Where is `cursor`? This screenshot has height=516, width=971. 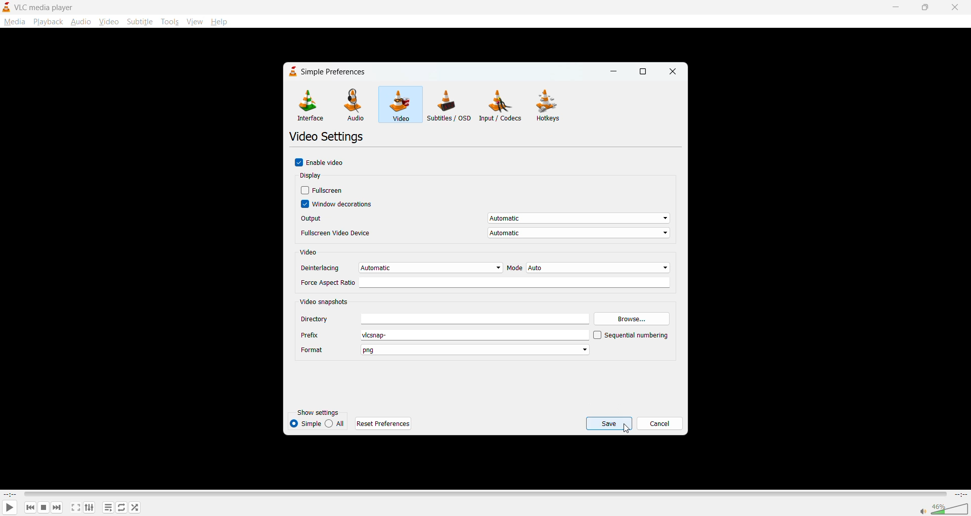 cursor is located at coordinates (627, 429).